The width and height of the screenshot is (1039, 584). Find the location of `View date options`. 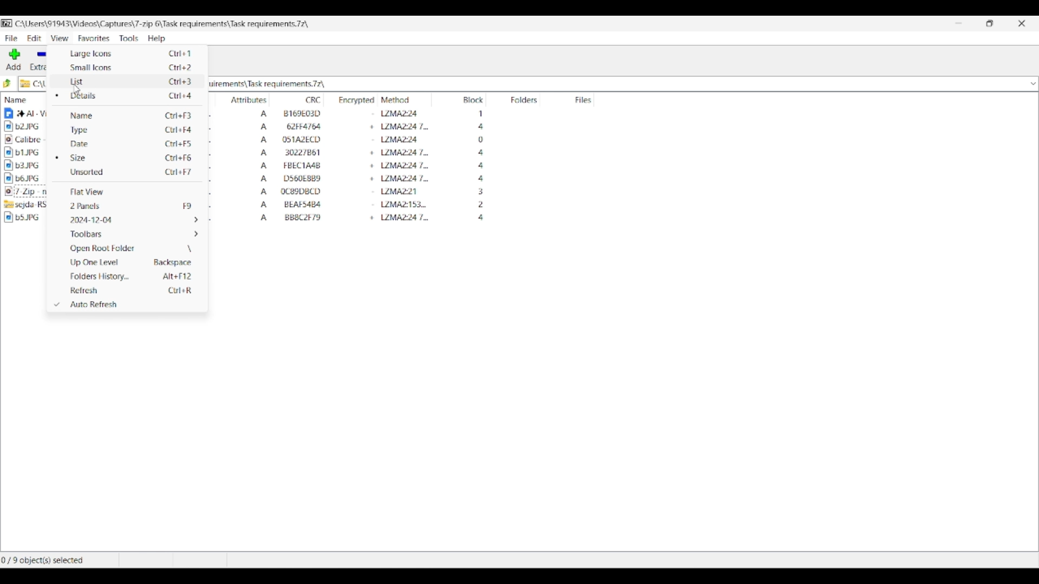

View date options is located at coordinates (131, 220).